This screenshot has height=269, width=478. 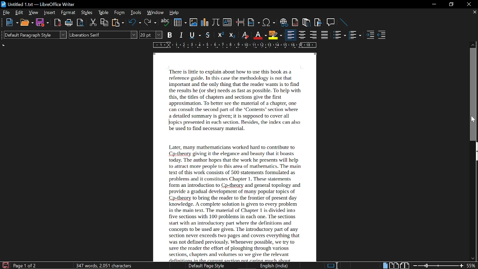 What do you see at coordinates (193, 23) in the screenshot?
I see `insert image` at bounding box center [193, 23].